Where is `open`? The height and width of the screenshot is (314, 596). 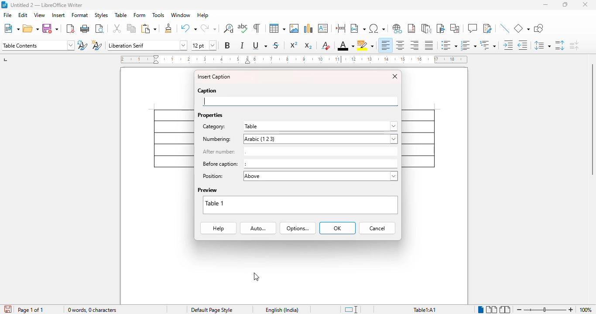 open is located at coordinates (31, 28).